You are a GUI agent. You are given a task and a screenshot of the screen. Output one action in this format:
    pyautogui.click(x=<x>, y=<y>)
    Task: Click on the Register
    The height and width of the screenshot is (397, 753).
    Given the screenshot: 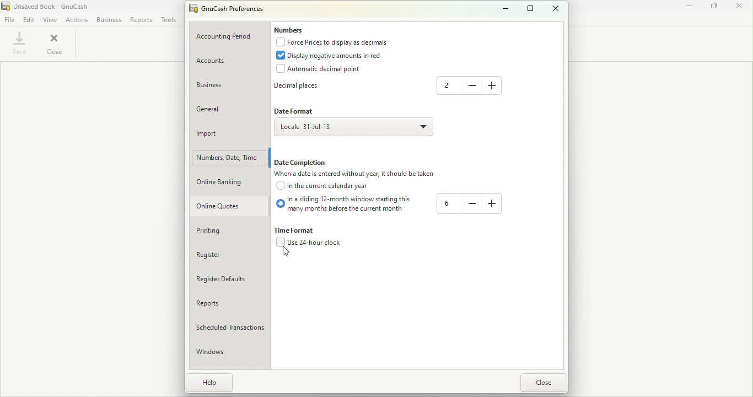 What is the action you would take?
    pyautogui.click(x=223, y=254)
    